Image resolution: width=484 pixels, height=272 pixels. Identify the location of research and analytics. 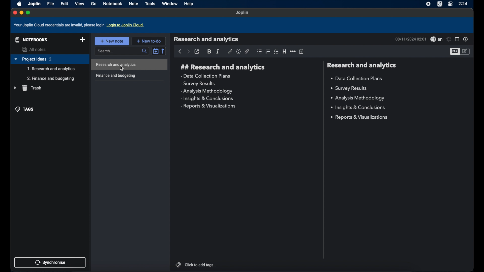
(361, 65).